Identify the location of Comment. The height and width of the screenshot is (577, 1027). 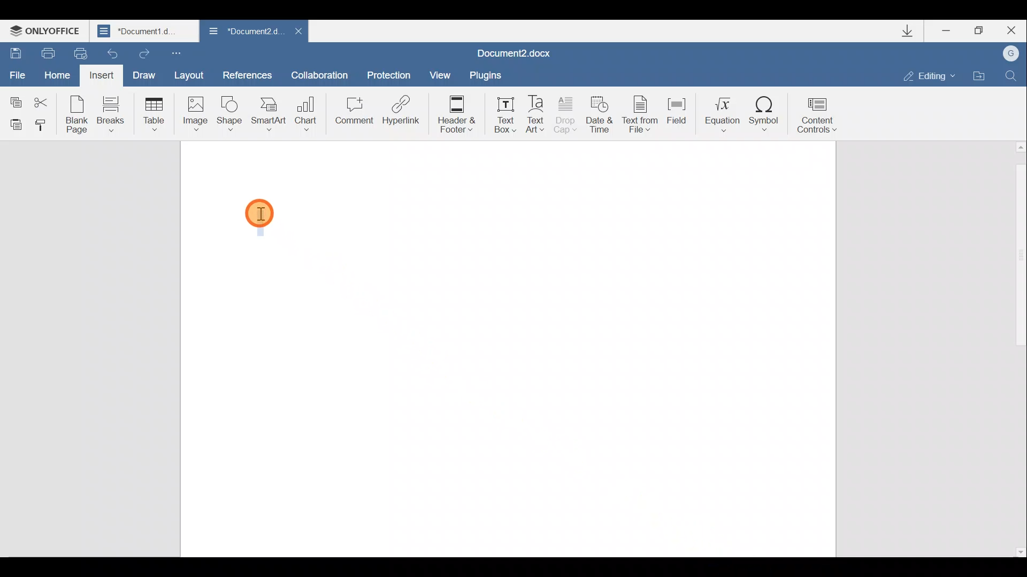
(354, 112).